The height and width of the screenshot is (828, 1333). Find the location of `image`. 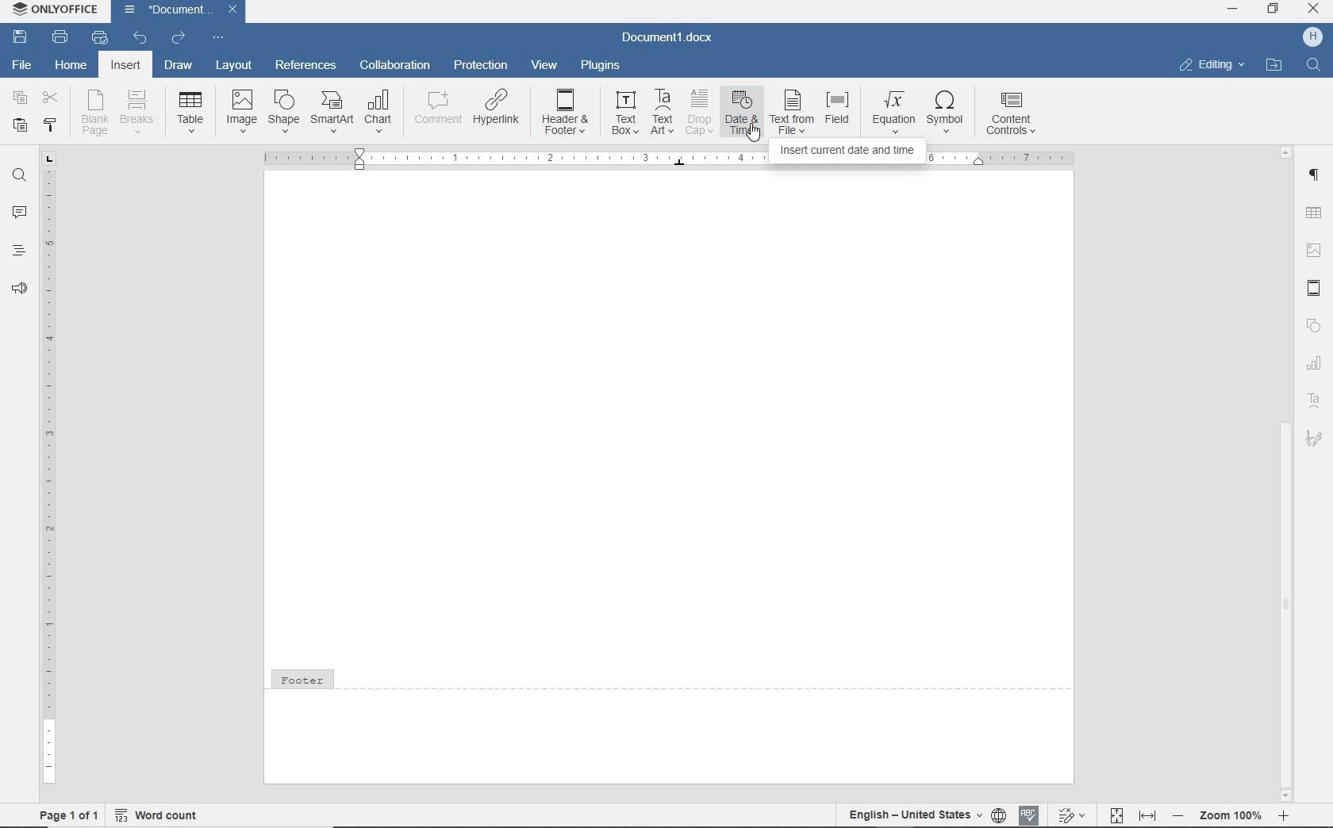

image is located at coordinates (242, 110).